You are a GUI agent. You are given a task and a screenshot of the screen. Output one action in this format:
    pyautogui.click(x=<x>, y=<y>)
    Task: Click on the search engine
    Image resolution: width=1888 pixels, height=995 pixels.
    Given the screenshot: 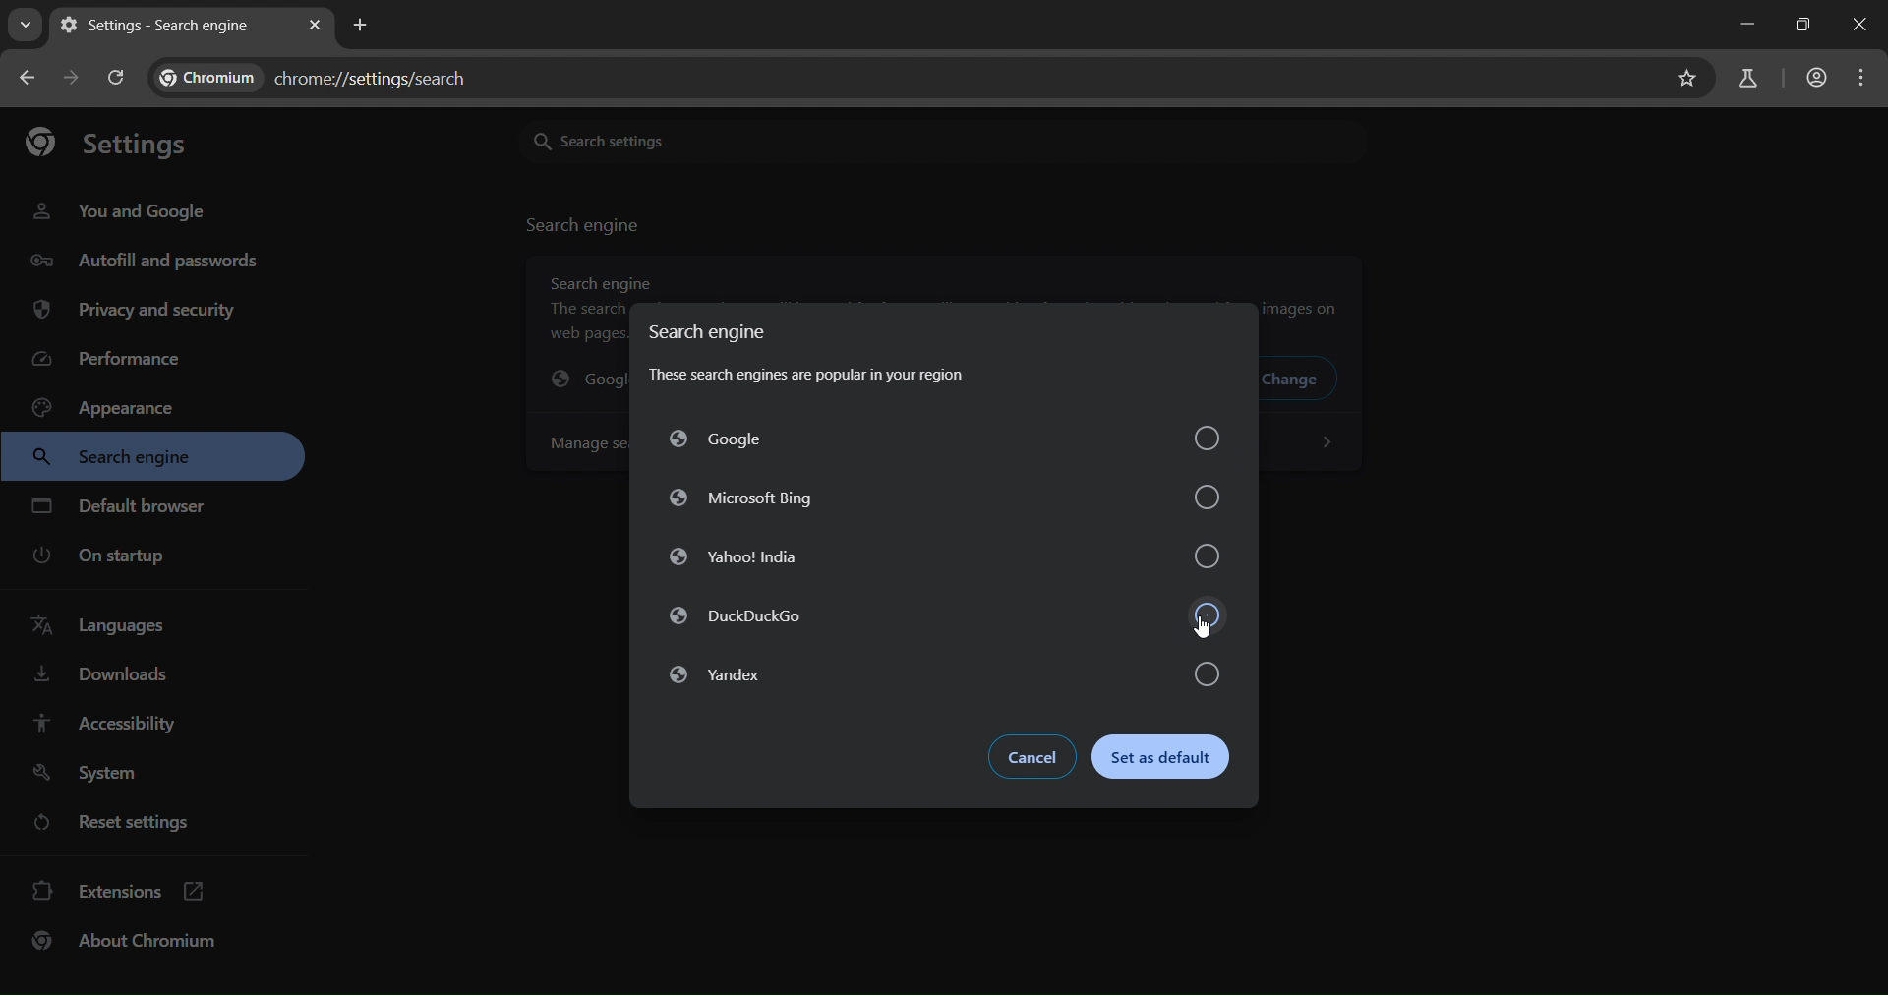 What is the action you would take?
    pyautogui.click(x=585, y=225)
    